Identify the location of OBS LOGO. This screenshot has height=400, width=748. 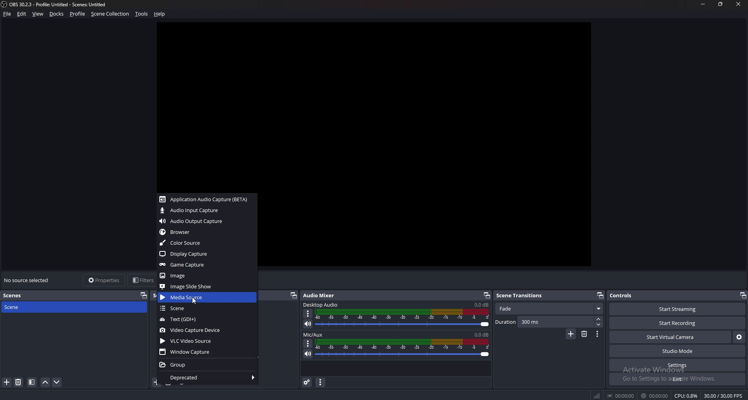
(5, 4).